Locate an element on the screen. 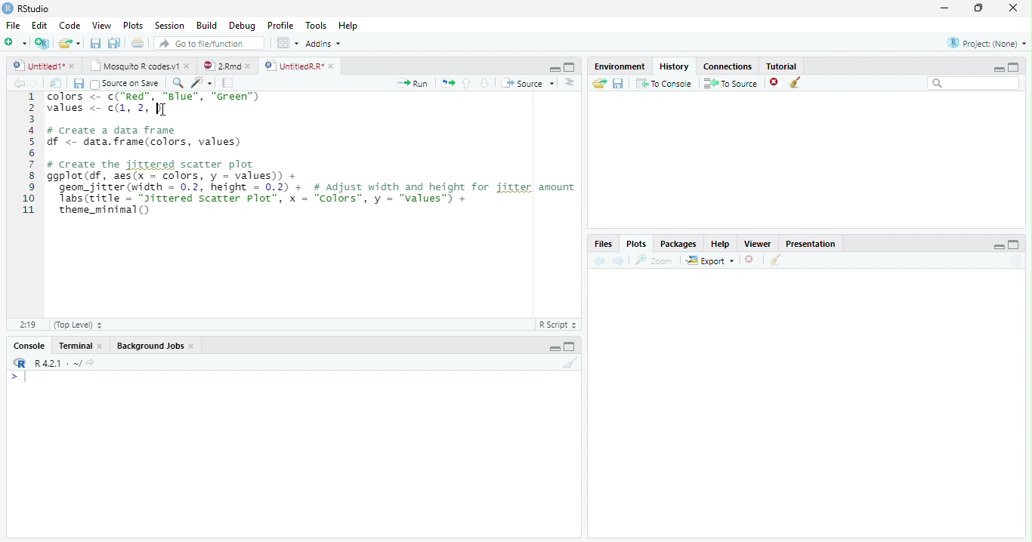 The width and height of the screenshot is (1032, 542). Minimize is located at coordinates (998, 69).